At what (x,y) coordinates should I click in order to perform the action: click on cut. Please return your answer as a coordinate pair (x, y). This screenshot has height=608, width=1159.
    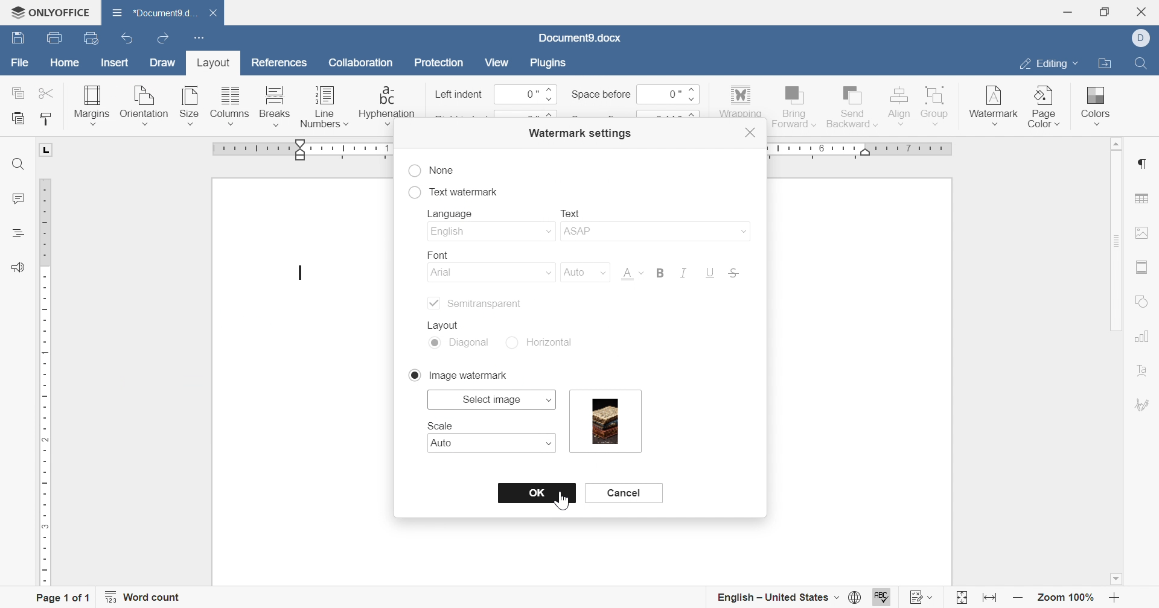
    Looking at the image, I should click on (48, 93).